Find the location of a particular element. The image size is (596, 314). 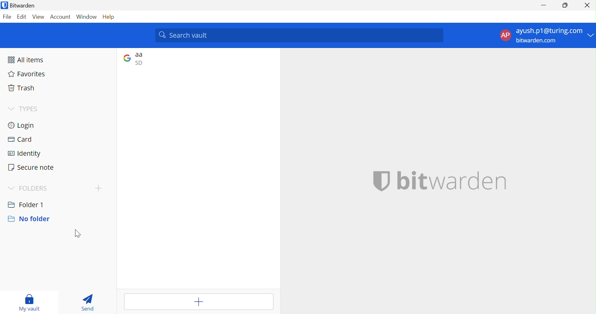

Drop Down is located at coordinates (11, 109).